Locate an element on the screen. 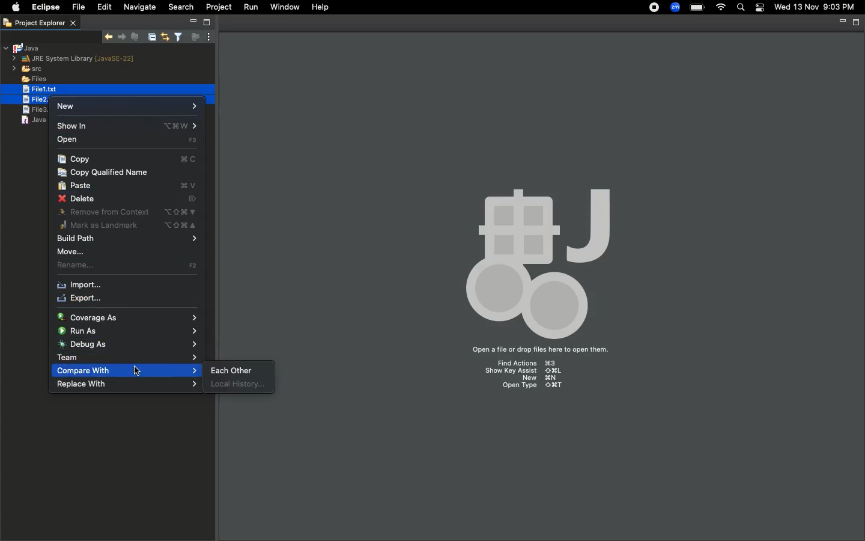  Run as is located at coordinates (128, 331).